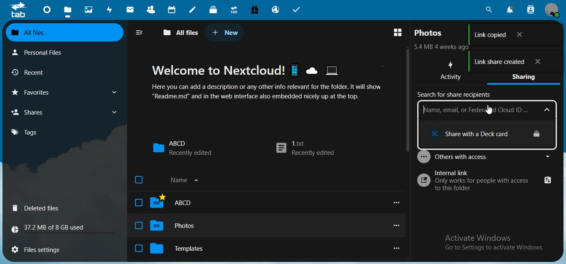  Describe the element at coordinates (187, 249) in the screenshot. I see `Templates` at that location.